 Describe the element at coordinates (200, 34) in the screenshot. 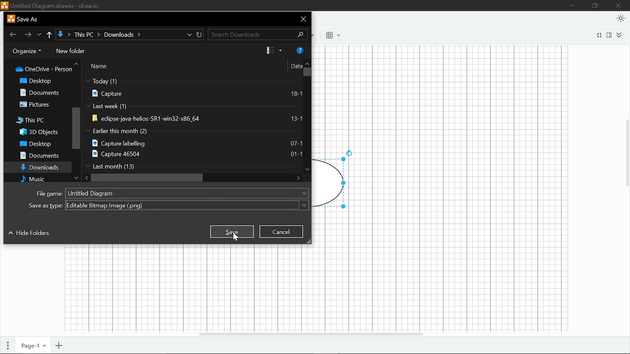

I see `refresh` at that location.